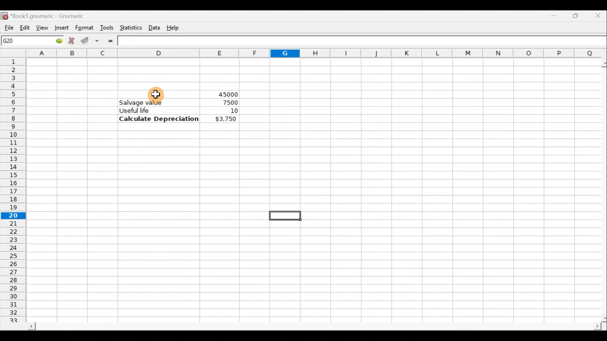  Describe the element at coordinates (600, 189) in the screenshot. I see `Scroll bar` at that location.